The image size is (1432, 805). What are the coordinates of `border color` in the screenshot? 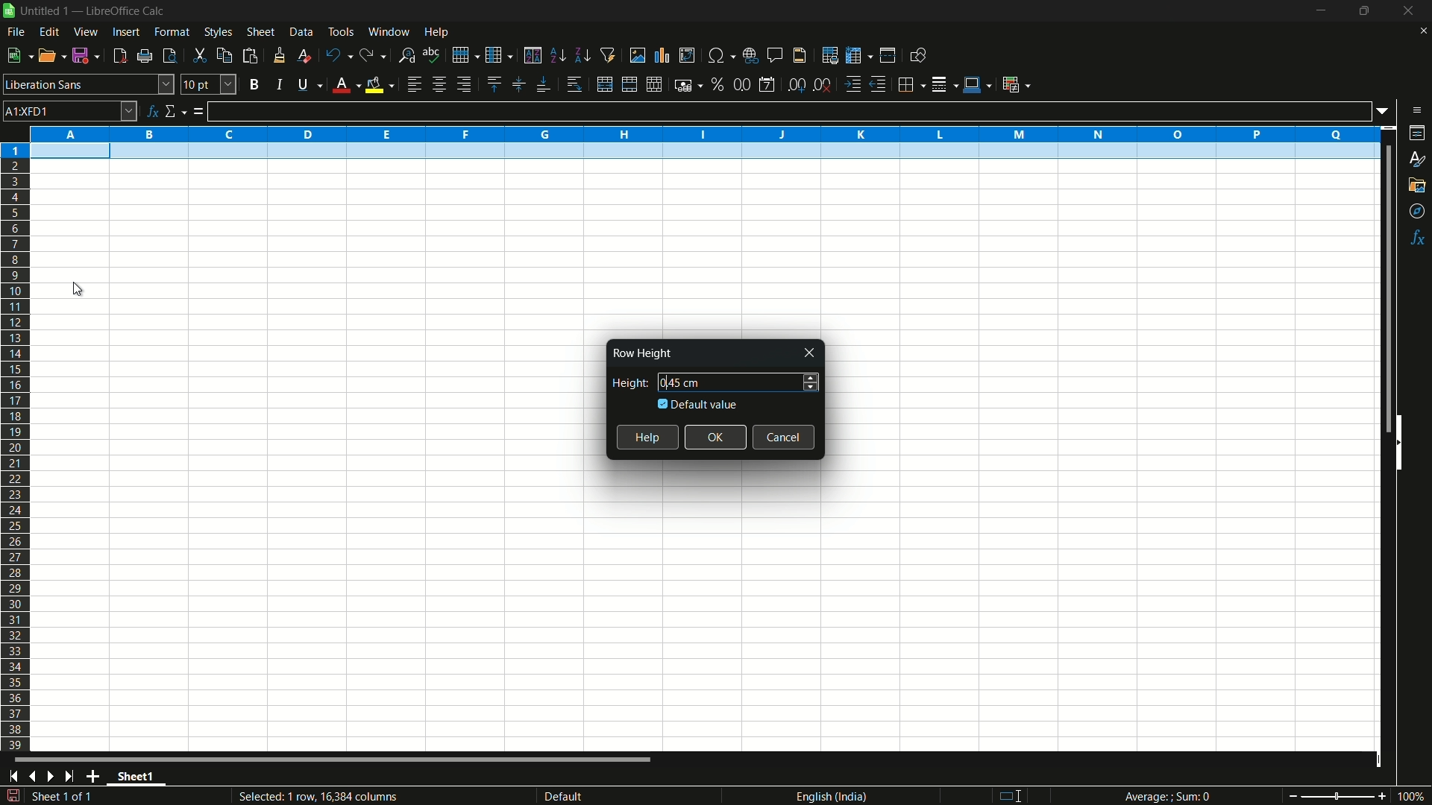 It's located at (977, 82).